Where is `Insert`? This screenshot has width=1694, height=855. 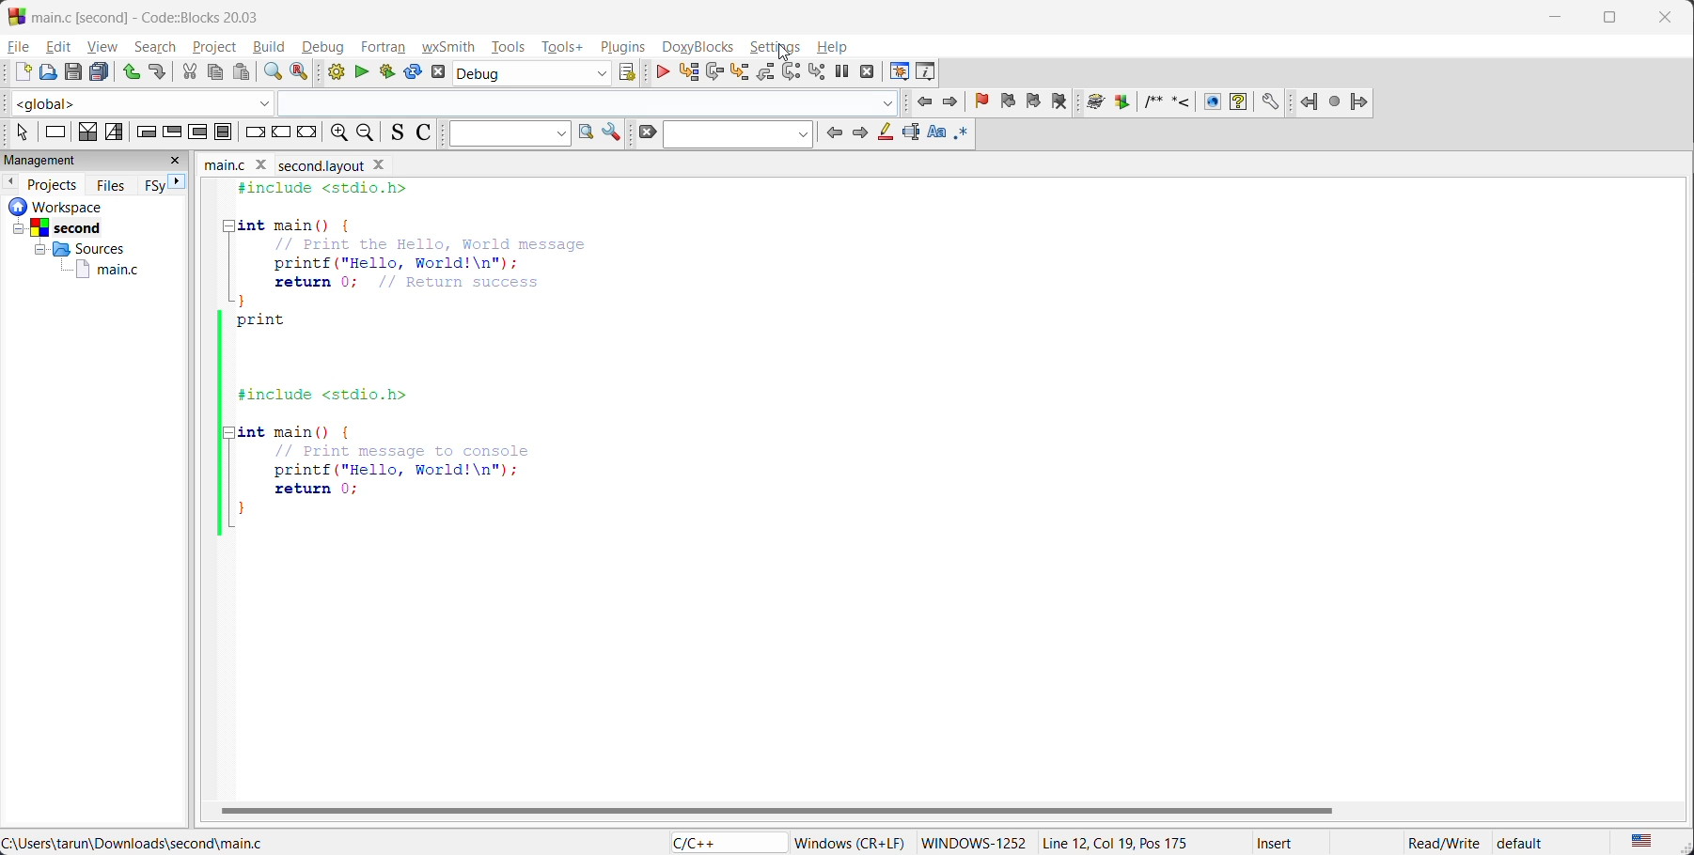 Insert is located at coordinates (1287, 840).